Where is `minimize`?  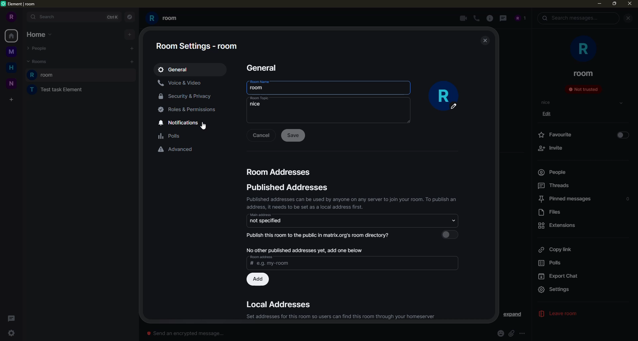 minimize is located at coordinates (599, 5).